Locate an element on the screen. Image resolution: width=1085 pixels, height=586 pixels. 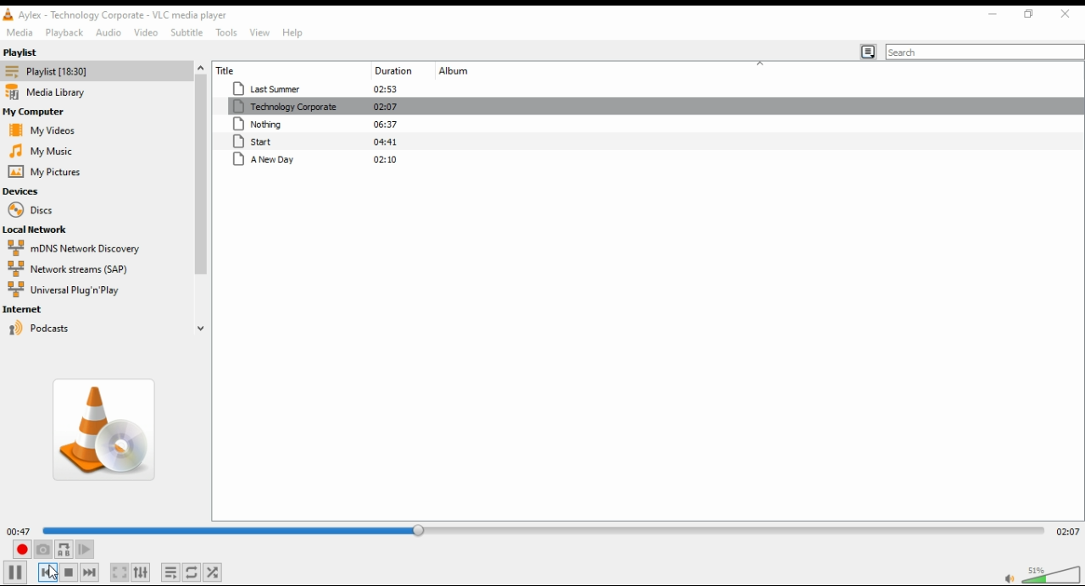
02:07 is located at coordinates (387, 107).